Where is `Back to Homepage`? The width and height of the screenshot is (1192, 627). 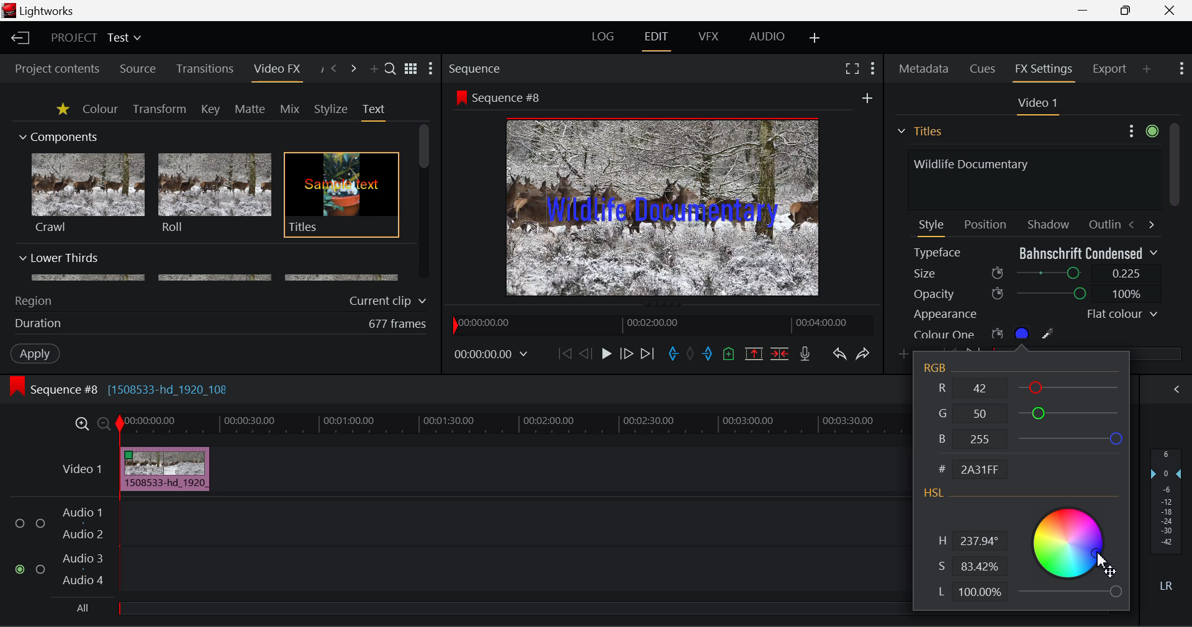 Back to Homepage is located at coordinates (19, 38).